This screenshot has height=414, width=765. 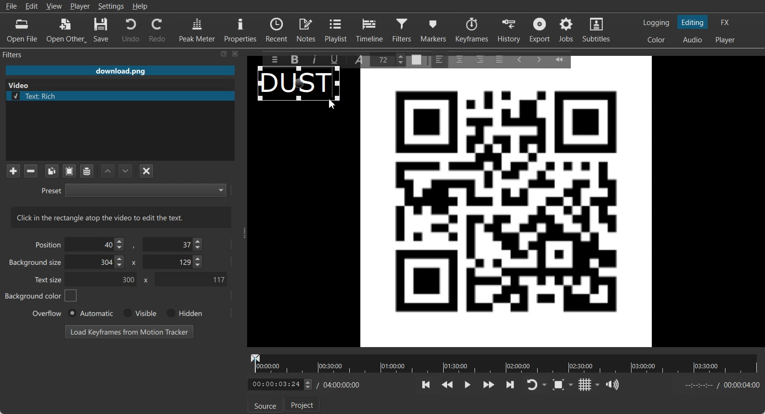 What do you see at coordinates (656, 40) in the screenshot?
I see `Switching to the Color layout` at bounding box center [656, 40].